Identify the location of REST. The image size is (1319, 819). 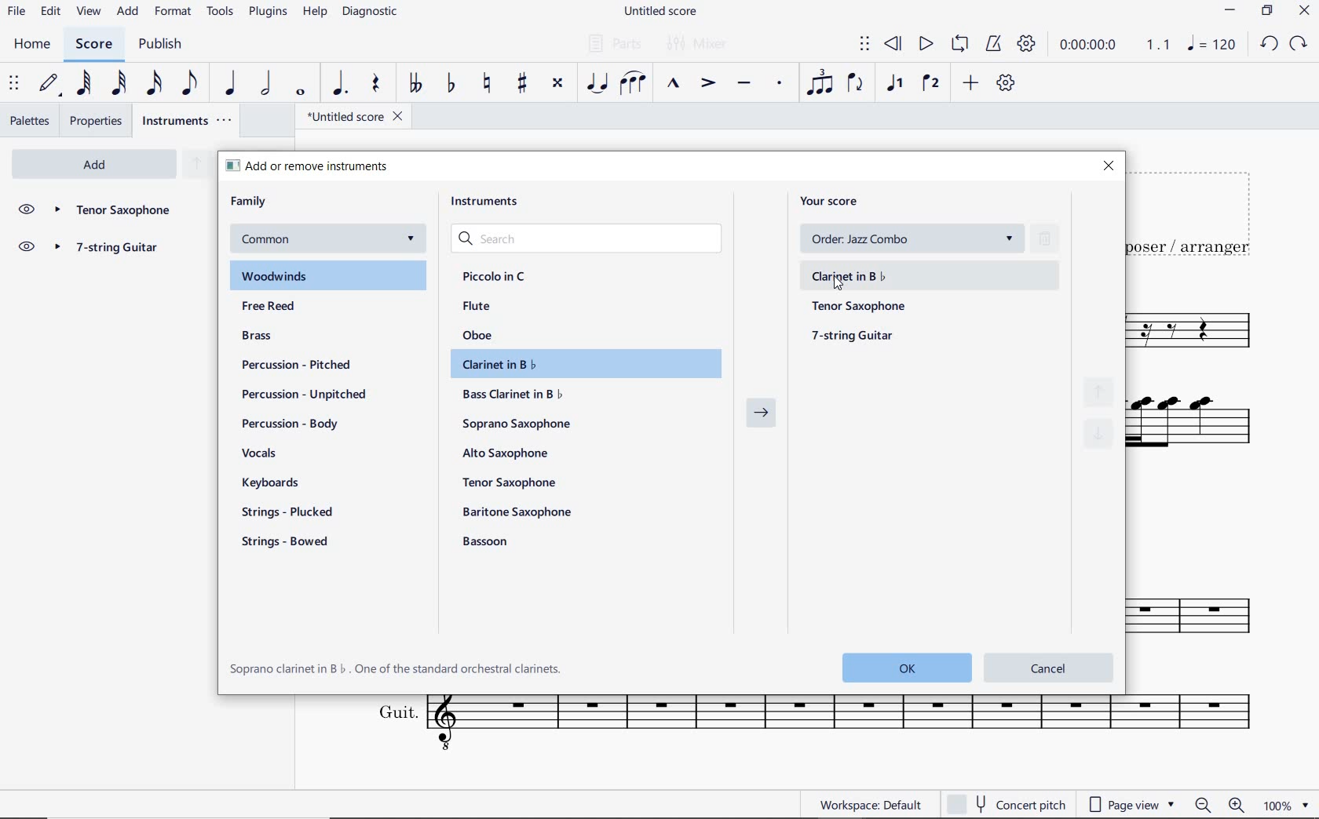
(375, 85).